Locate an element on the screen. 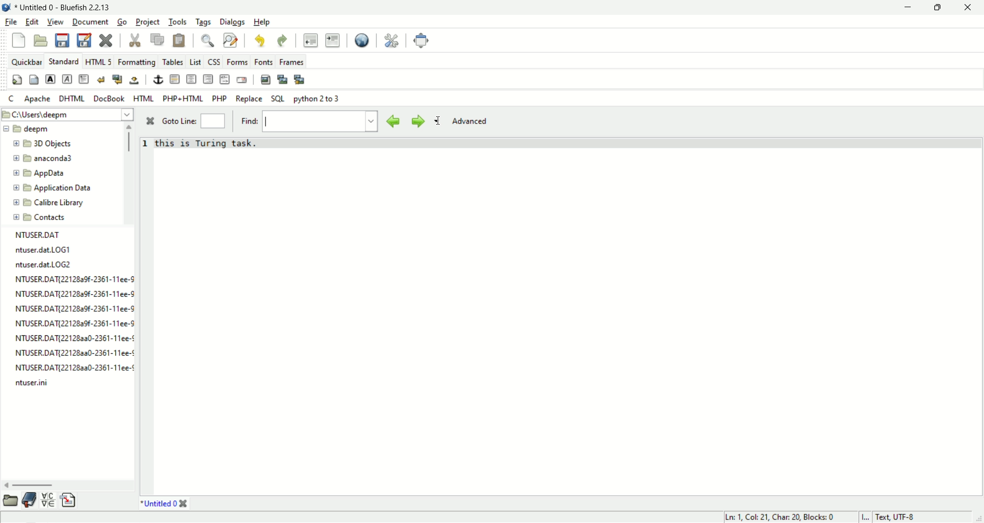 This screenshot has height=523, width=984. DocBook is located at coordinates (109, 98).